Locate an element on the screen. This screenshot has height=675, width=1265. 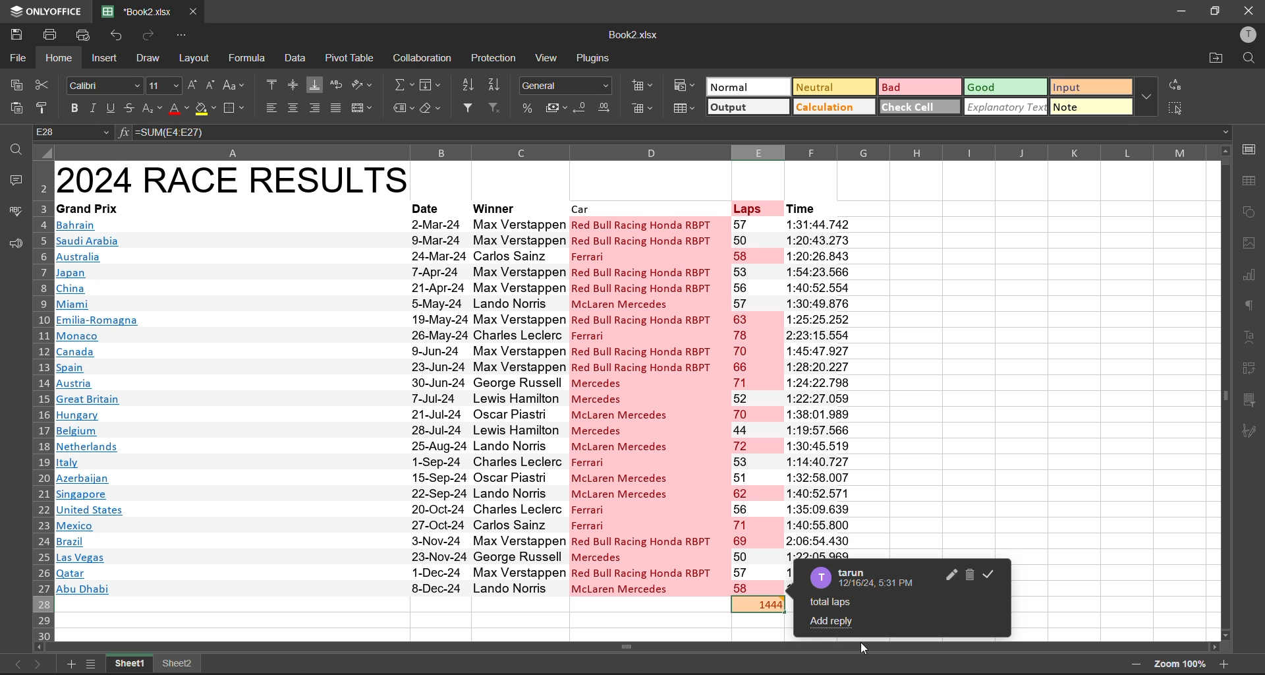
bold is located at coordinates (72, 107).